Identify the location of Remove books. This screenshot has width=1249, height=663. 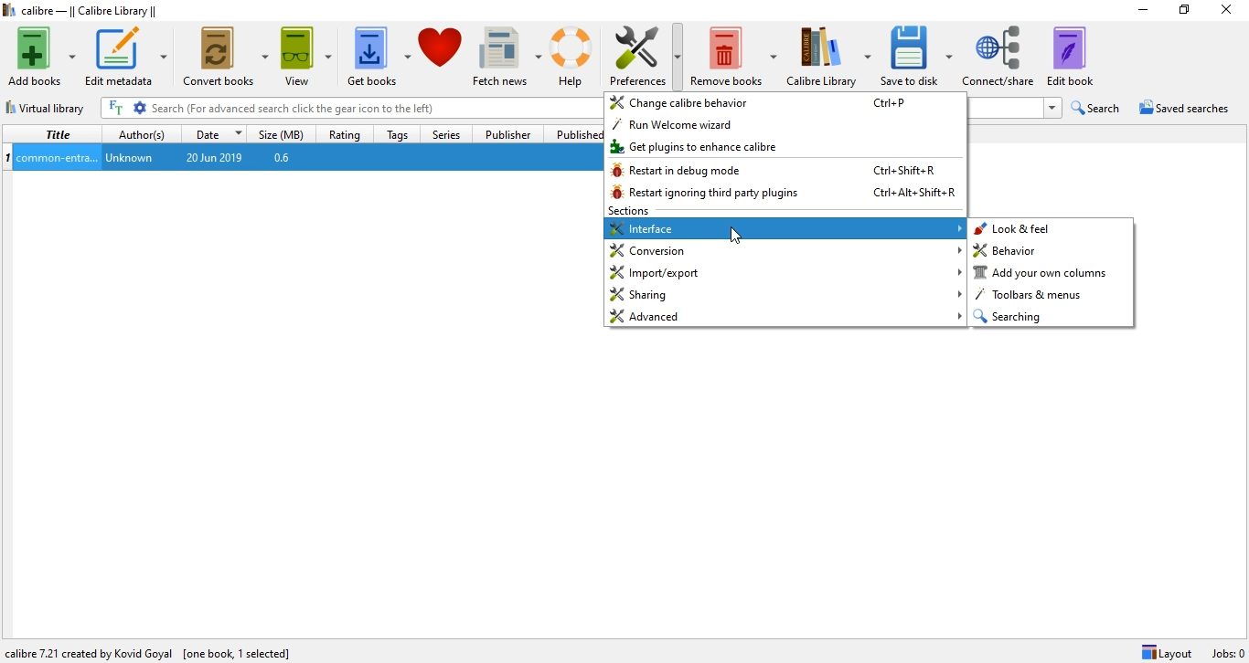
(736, 51).